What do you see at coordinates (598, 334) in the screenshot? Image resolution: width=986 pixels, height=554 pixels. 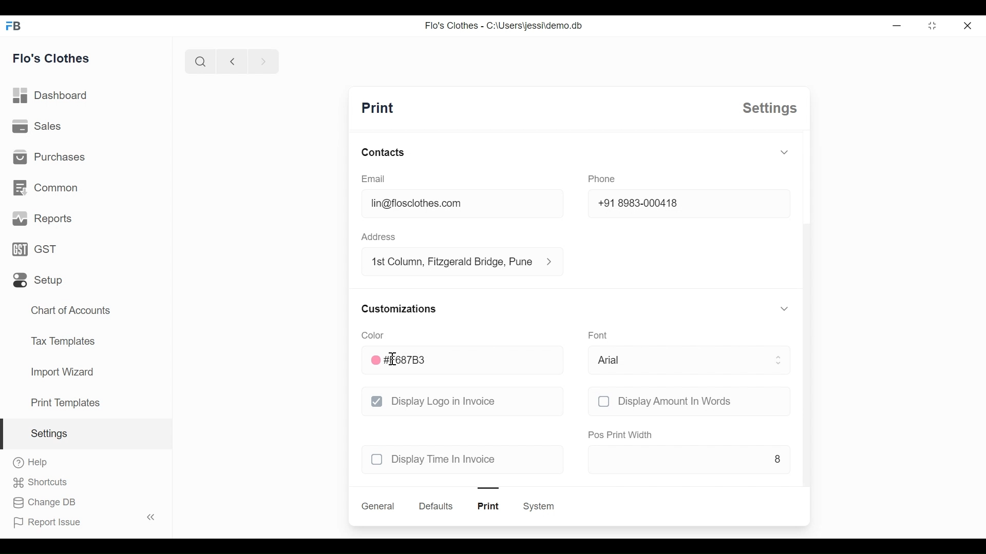 I see `font` at bounding box center [598, 334].